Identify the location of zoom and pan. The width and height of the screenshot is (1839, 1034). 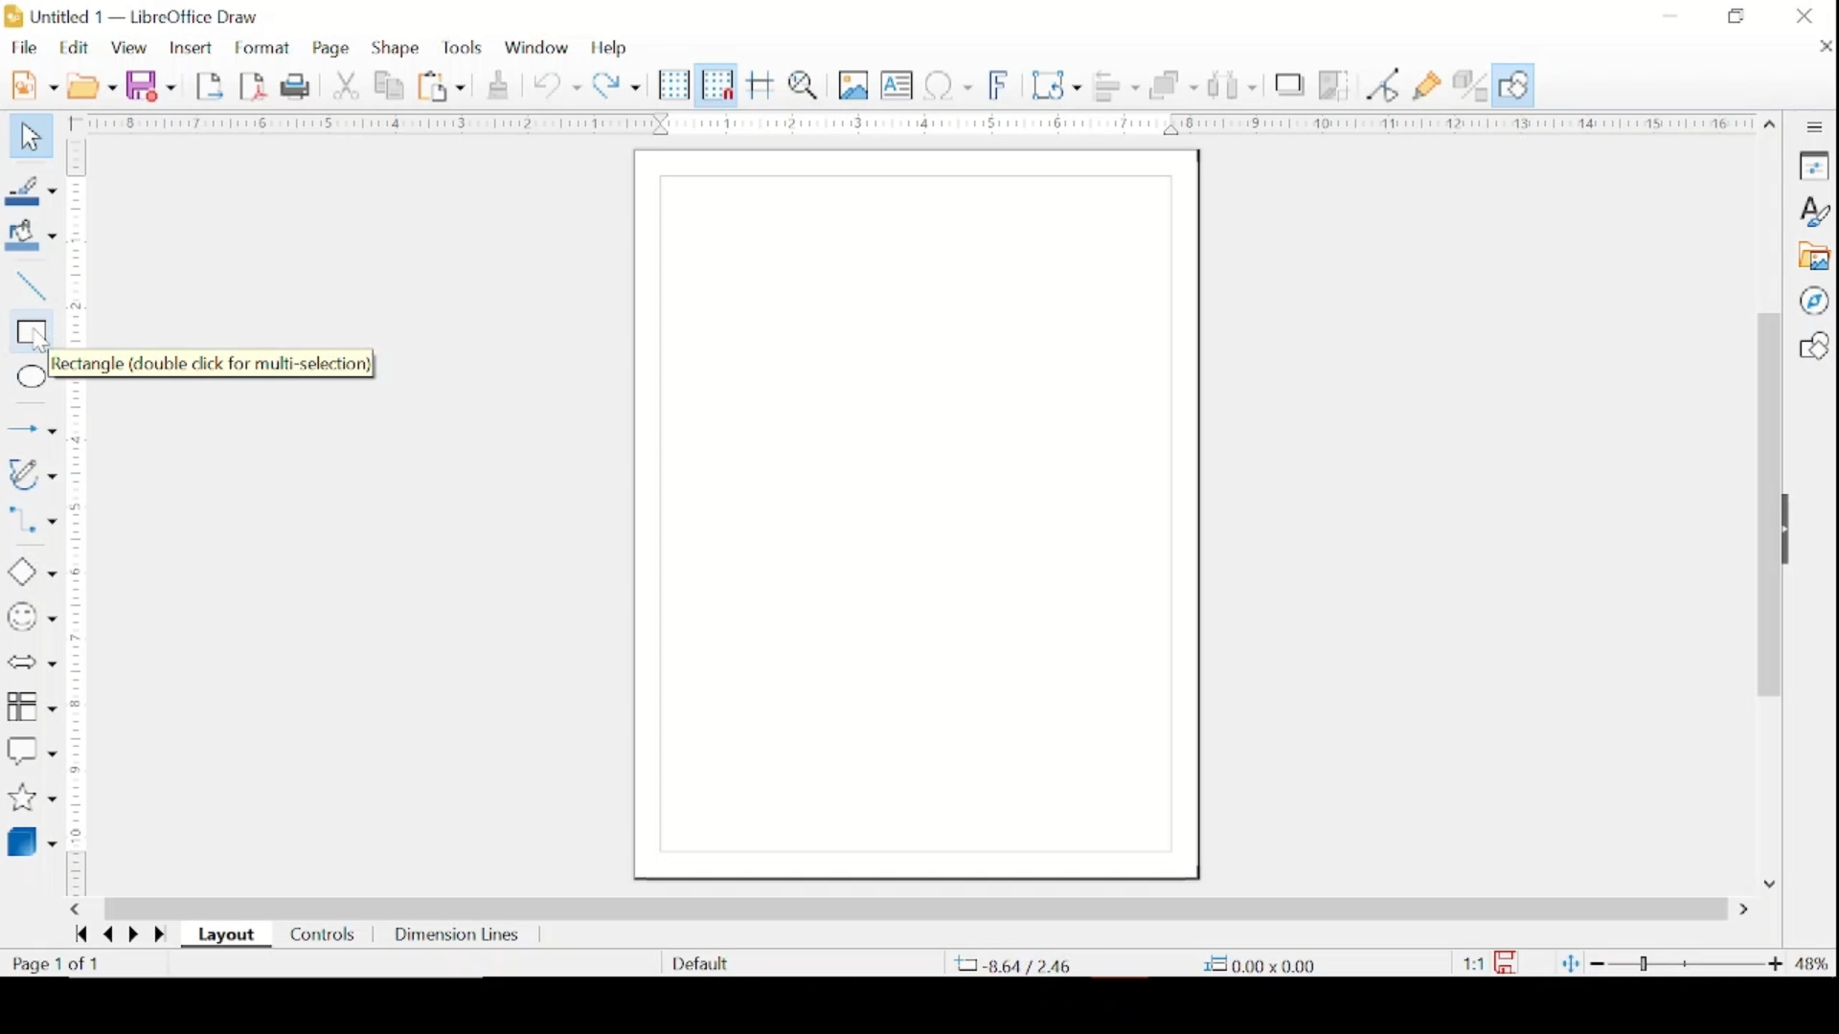
(806, 84).